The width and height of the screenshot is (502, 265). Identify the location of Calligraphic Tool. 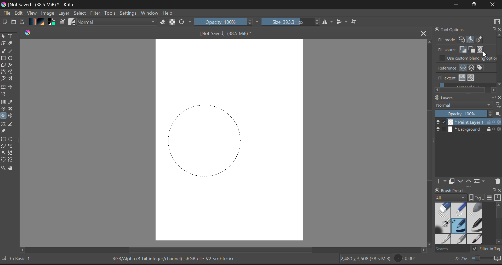
(10, 44).